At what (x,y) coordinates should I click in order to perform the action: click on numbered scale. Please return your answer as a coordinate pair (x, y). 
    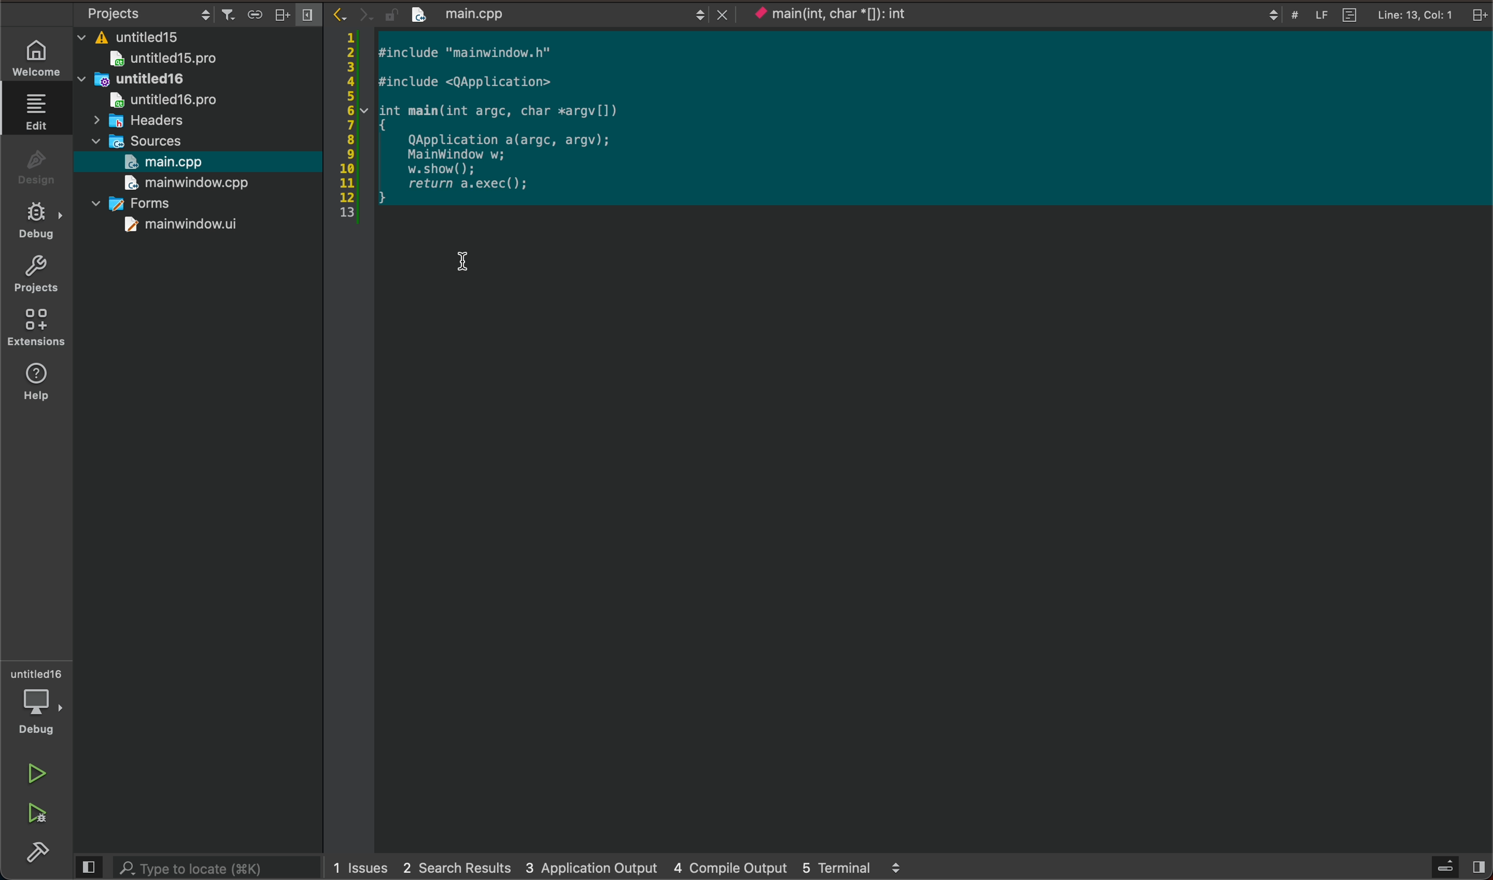
    Looking at the image, I should click on (352, 127).